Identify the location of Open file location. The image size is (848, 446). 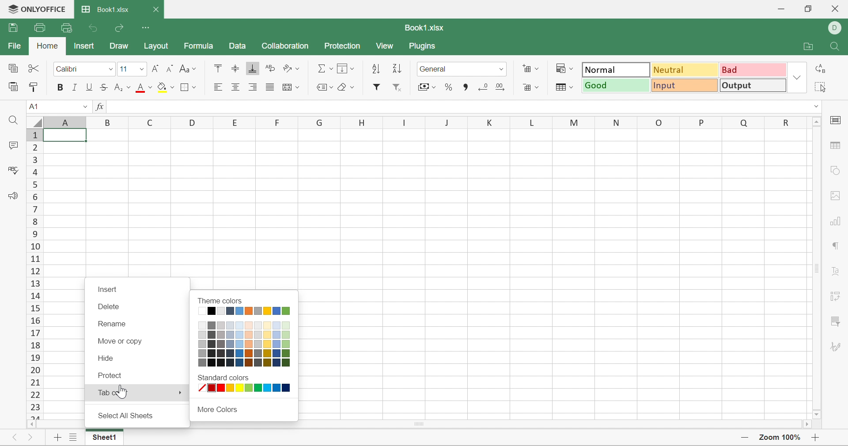
(807, 46).